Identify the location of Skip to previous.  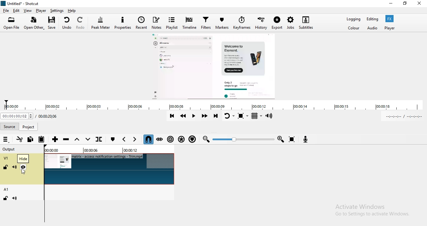
(172, 116).